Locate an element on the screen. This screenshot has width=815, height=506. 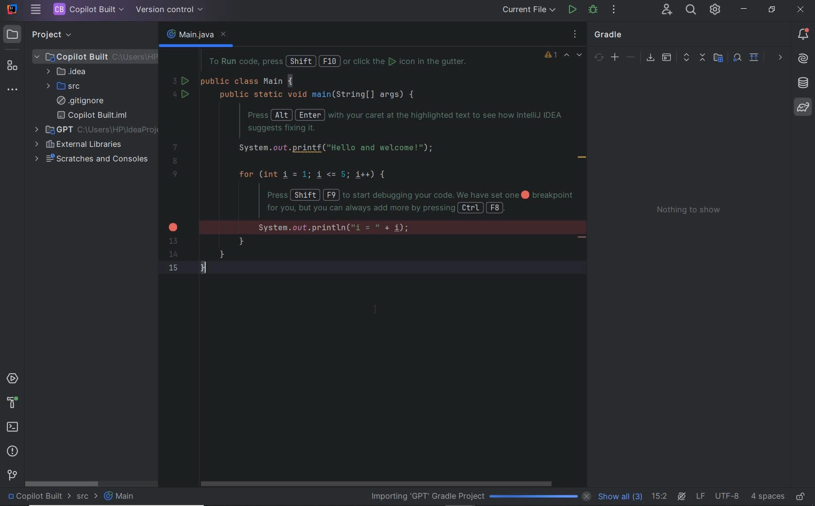
13 is located at coordinates (173, 241).